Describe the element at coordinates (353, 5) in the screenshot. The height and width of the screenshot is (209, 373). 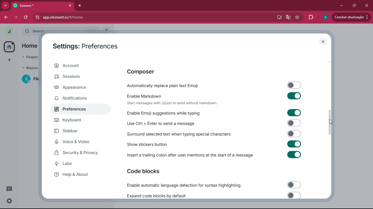
I see `maximize` at that location.